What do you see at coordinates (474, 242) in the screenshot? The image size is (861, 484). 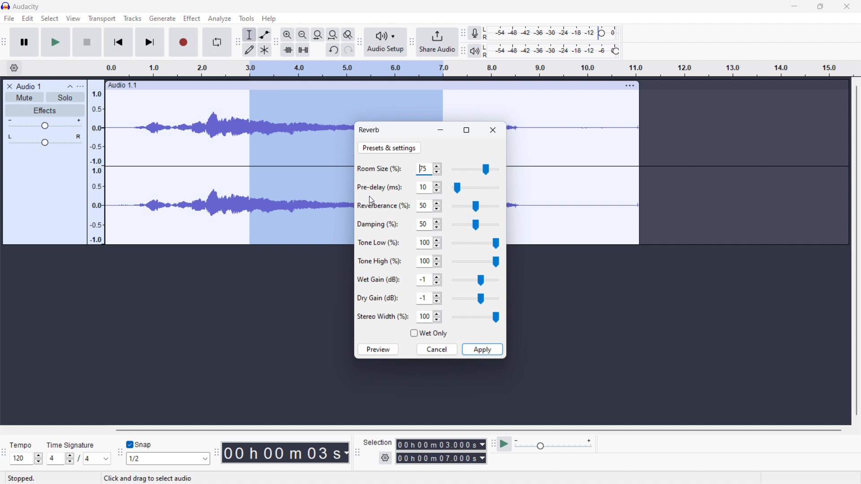 I see `tone low slider` at bounding box center [474, 242].